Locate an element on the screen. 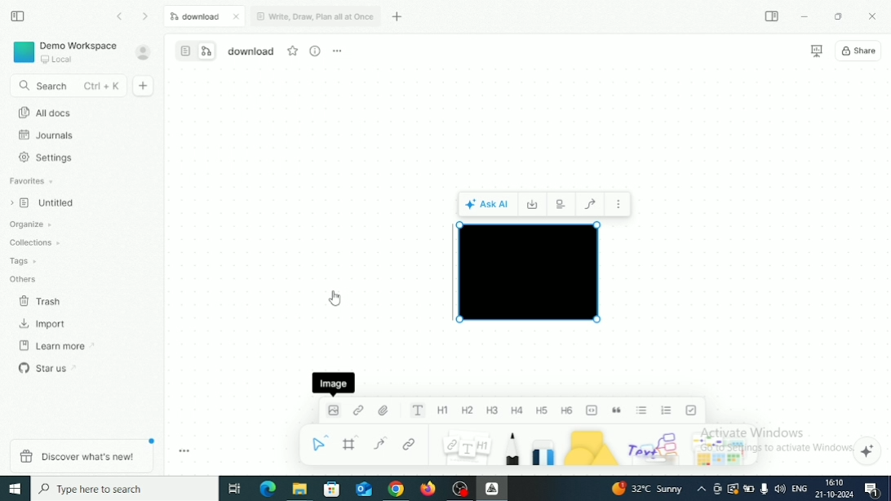 The image size is (891, 501). Account is located at coordinates (143, 53).